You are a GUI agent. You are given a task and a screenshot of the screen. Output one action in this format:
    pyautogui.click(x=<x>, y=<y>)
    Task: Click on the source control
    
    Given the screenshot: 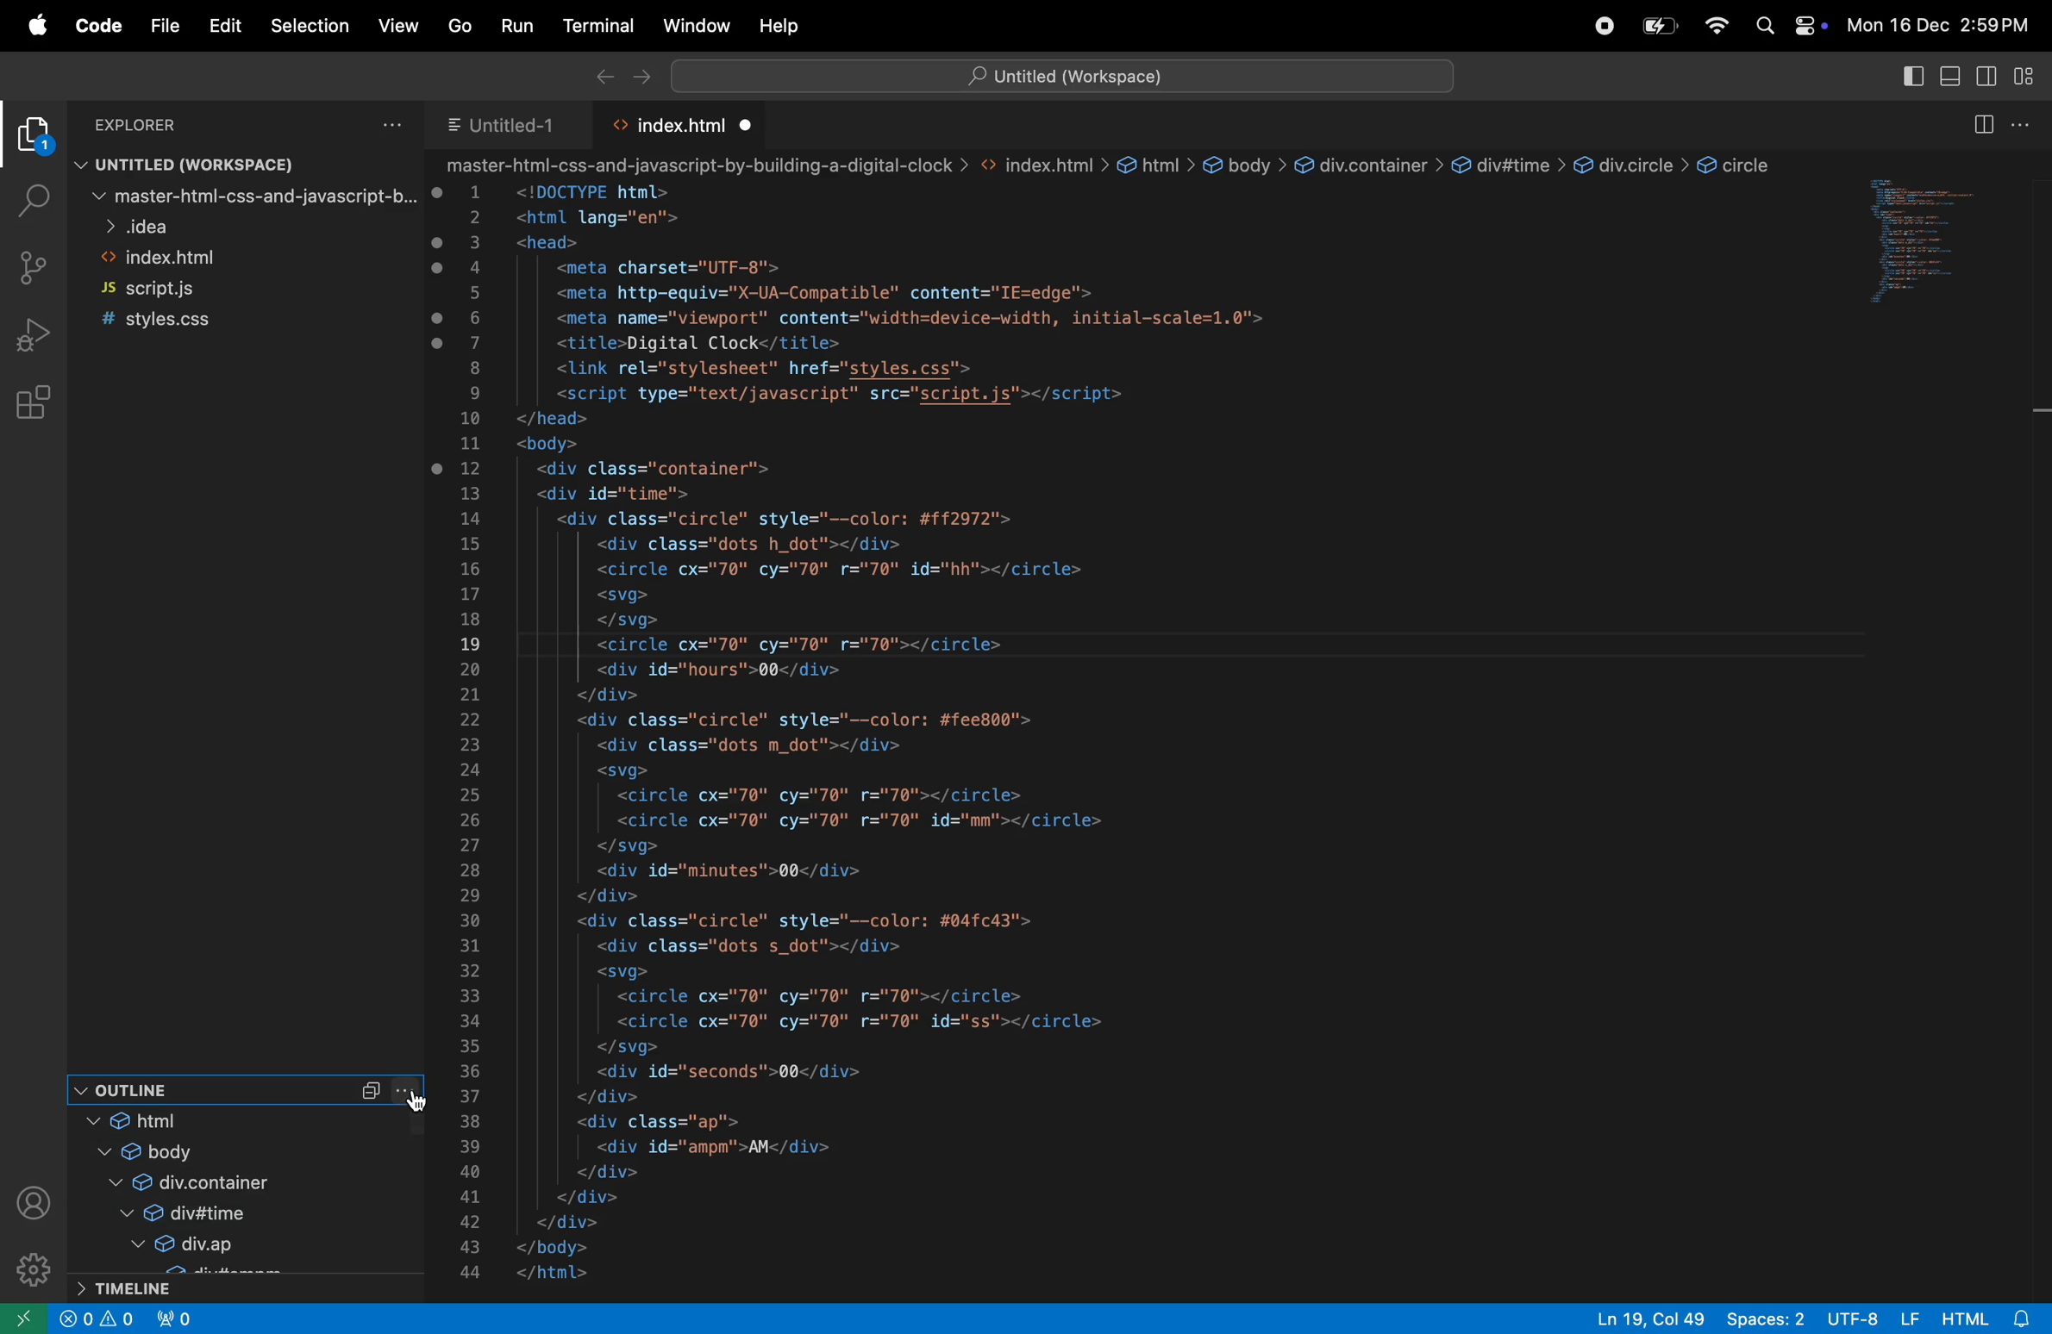 What is the action you would take?
    pyautogui.click(x=34, y=265)
    